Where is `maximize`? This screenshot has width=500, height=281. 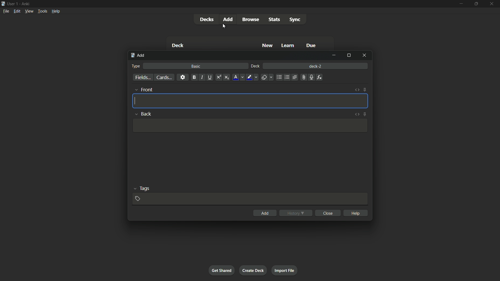
maximize is located at coordinates (349, 55).